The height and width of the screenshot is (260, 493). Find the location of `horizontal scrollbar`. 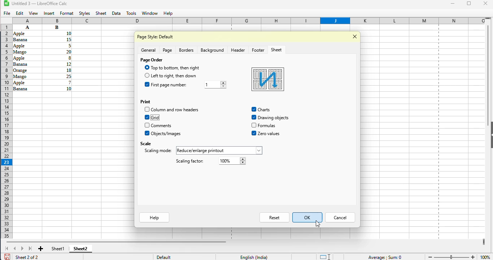

horizontal scrollbar is located at coordinates (116, 242).